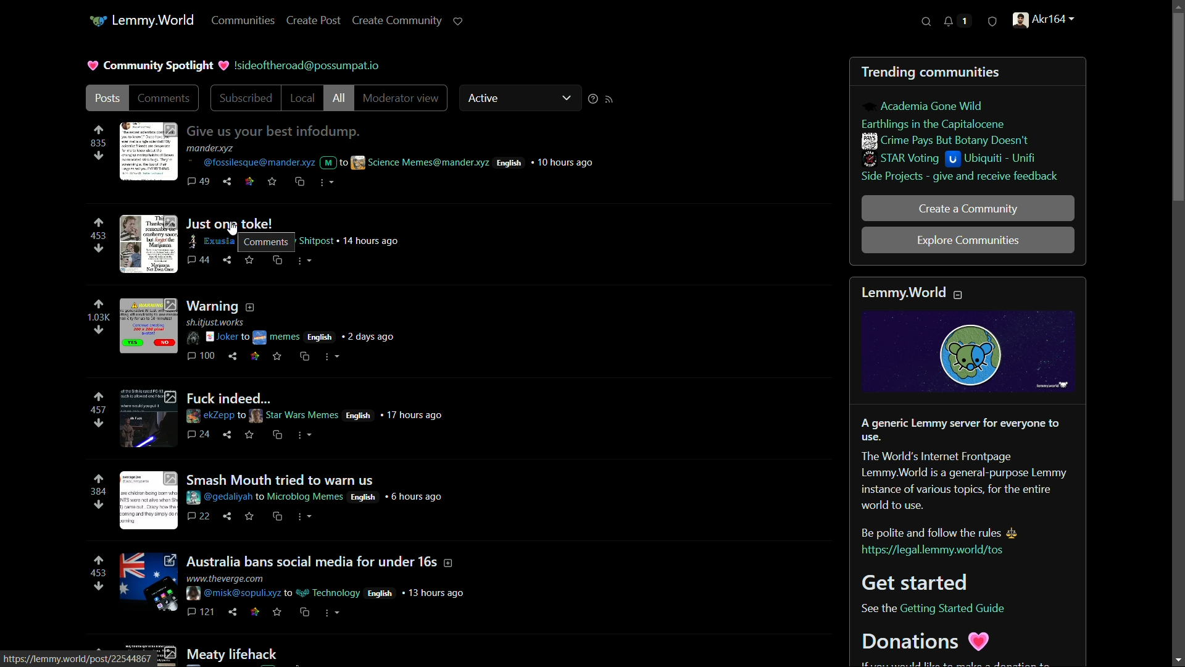 The height and width of the screenshot is (667, 1185). Describe the element at coordinates (288, 594) in the screenshot. I see `to` at that location.